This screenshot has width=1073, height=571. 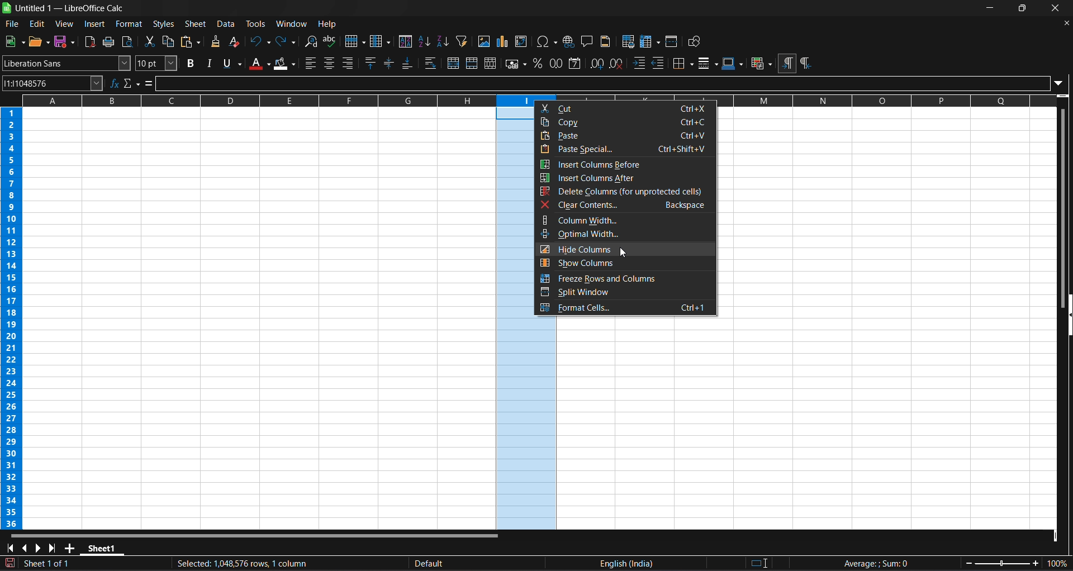 I want to click on clear contents, so click(x=627, y=207).